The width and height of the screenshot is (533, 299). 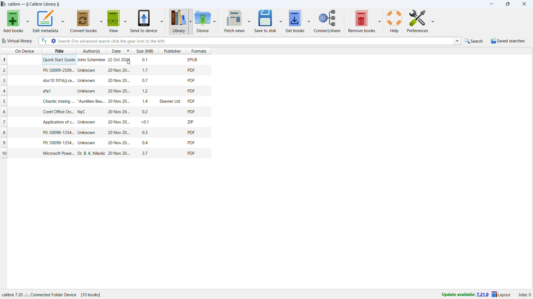 What do you see at coordinates (507, 4) in the screenshot?
I see `maximize` at bounding box center [507, 4].